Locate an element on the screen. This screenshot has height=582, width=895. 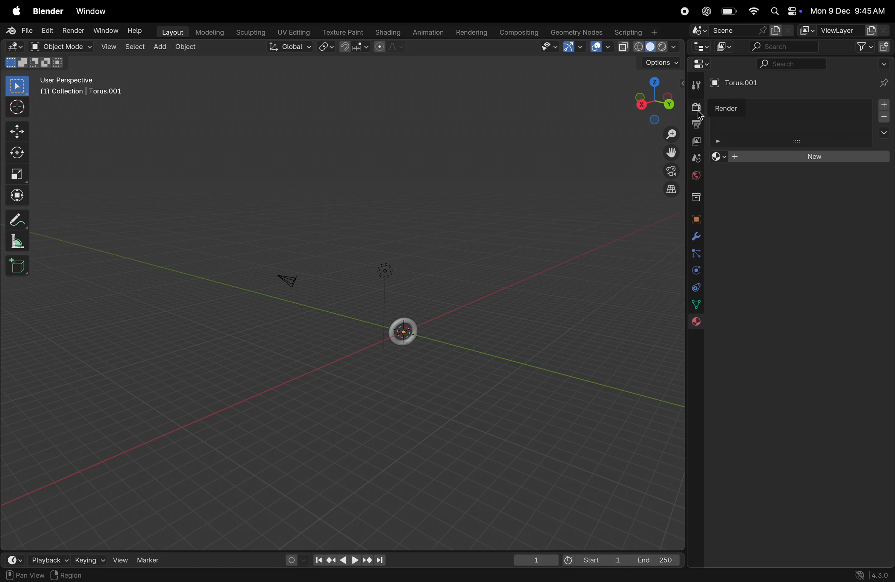
view is located at coordinates (109, 48).